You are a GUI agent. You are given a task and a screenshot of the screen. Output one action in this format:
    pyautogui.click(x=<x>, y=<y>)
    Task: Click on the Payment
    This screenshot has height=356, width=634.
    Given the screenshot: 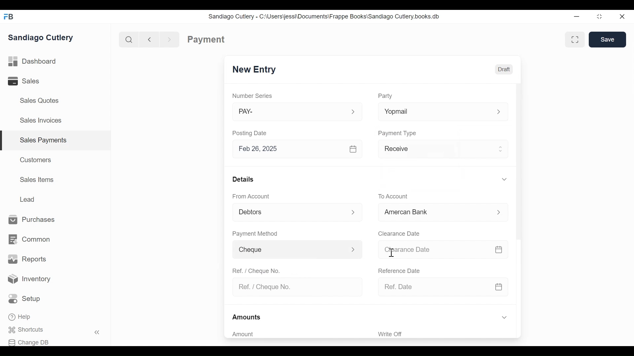 What is the action you would take?
    pyautogui.click(x=206, y=40)
    